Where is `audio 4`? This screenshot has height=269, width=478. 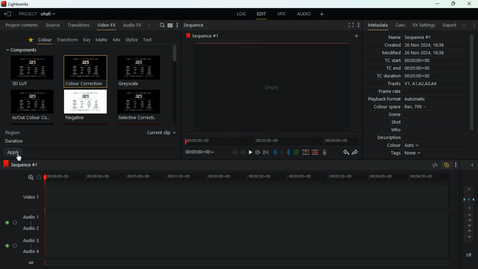 audio 4 is located at coordinates (31, 251).